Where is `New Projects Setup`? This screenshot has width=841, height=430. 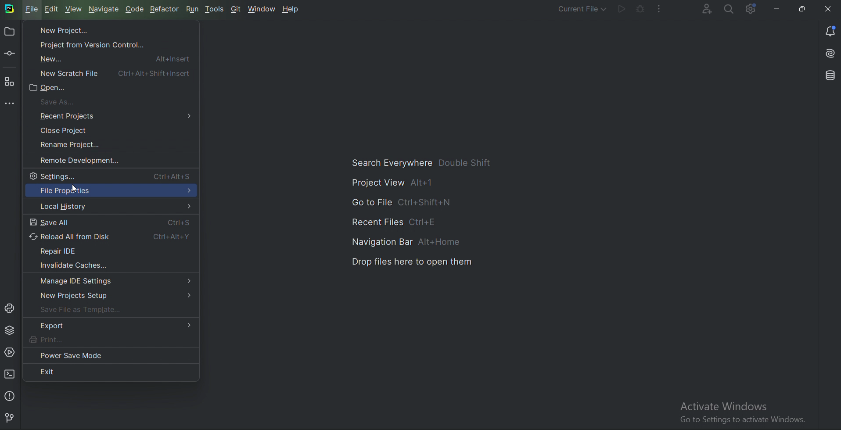 New Projects Setup is located at coordinates (113, 297).